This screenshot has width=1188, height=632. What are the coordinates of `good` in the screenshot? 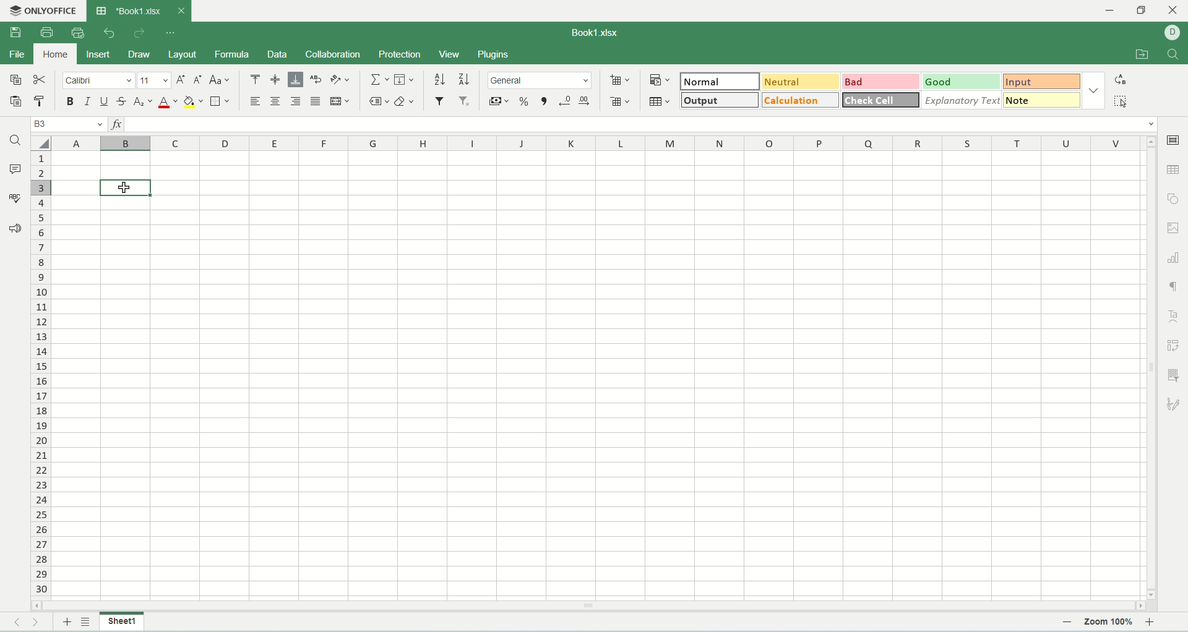 It's located at (966, 82).